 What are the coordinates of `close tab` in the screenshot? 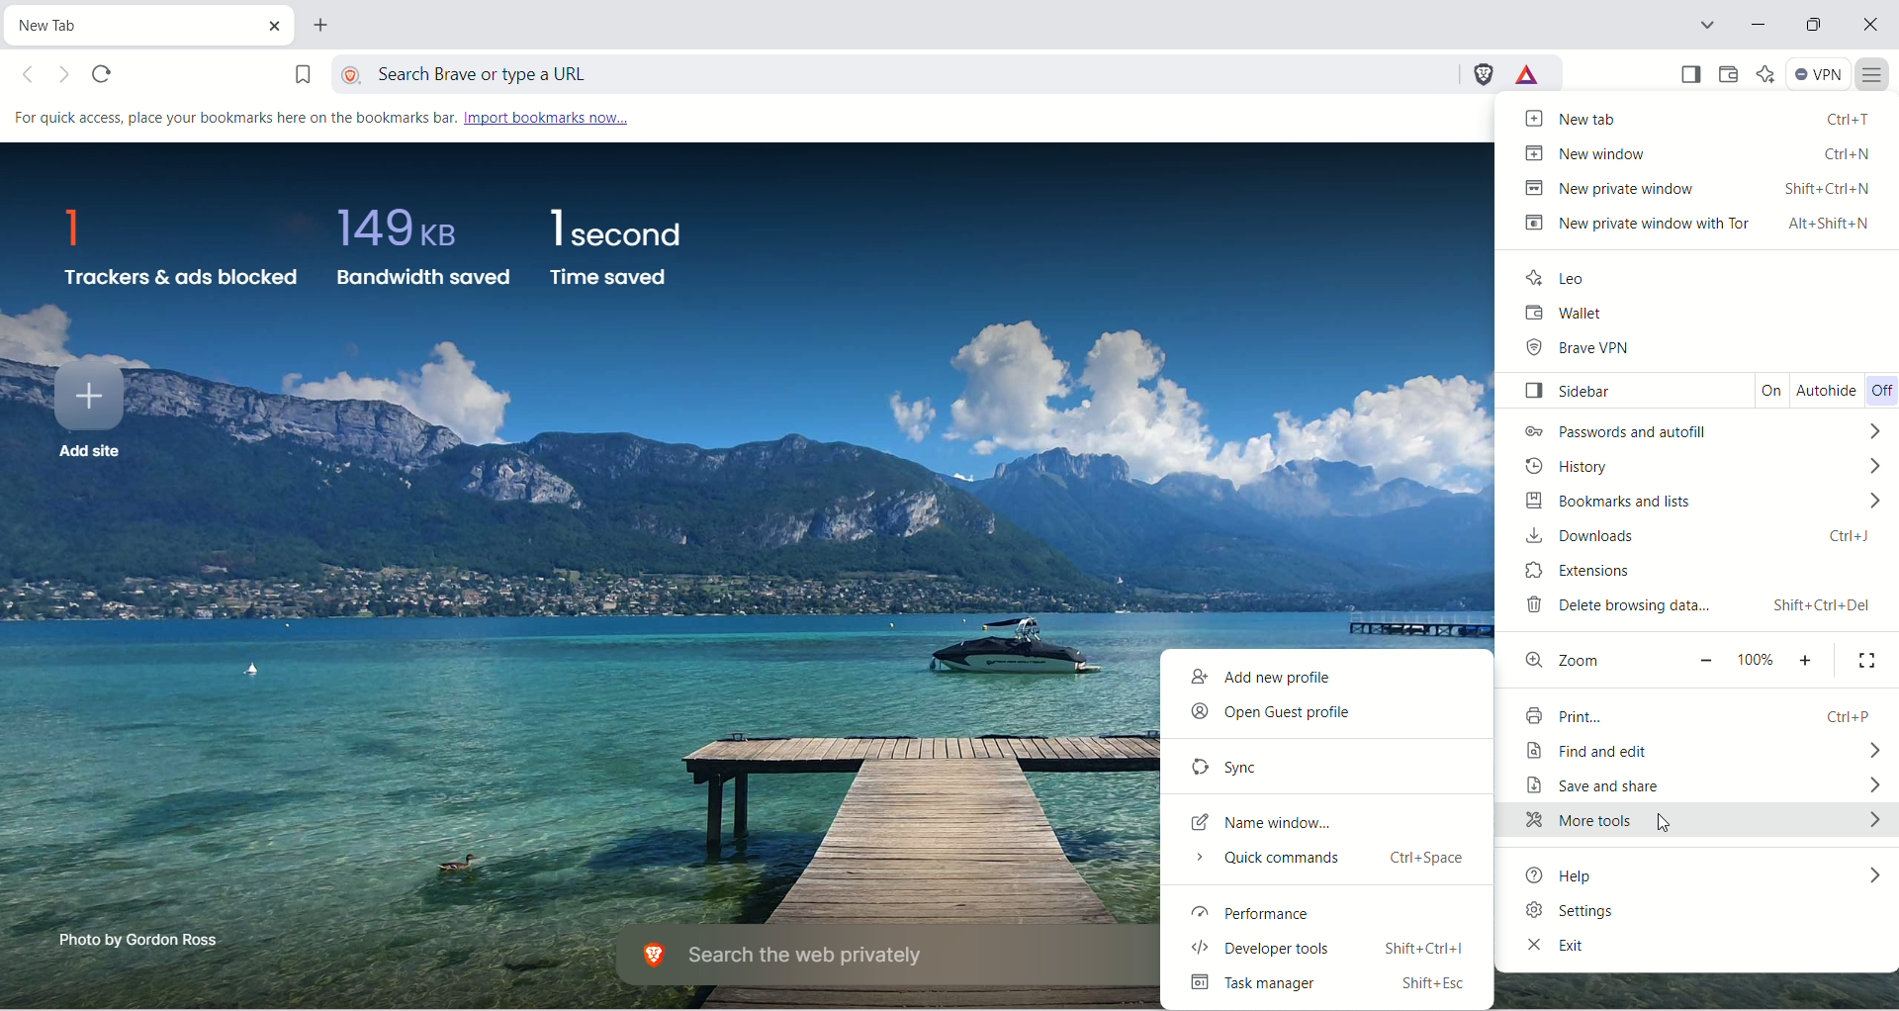 It's located at (269, 23).